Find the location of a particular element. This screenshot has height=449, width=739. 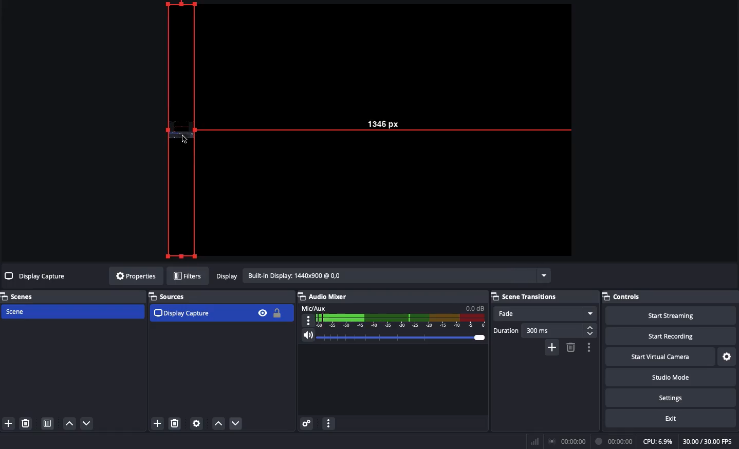

Source properties is located at coordinates (196, 424).